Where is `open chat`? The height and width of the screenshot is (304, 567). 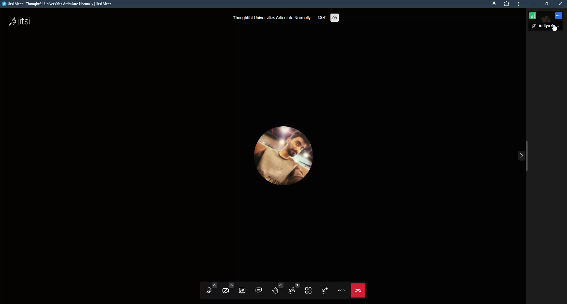 open chat is located at coordinates (259, 290).